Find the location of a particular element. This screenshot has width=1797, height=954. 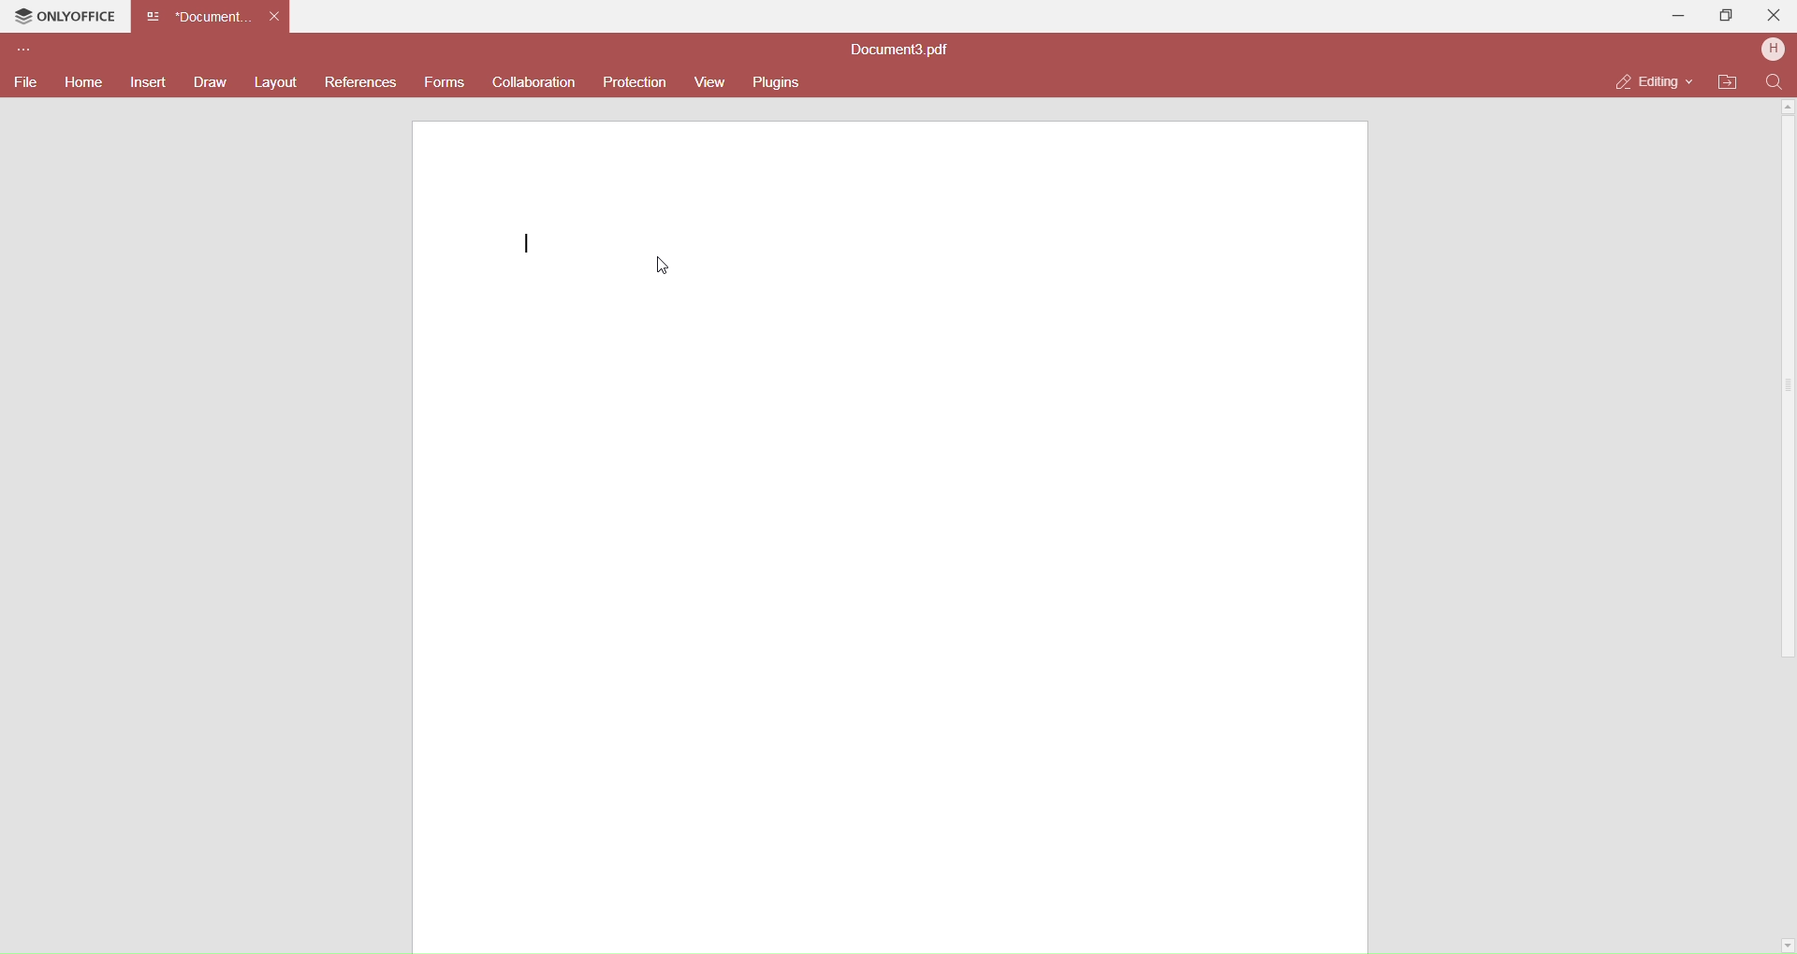

Insert is located at coordinates (151, 83).